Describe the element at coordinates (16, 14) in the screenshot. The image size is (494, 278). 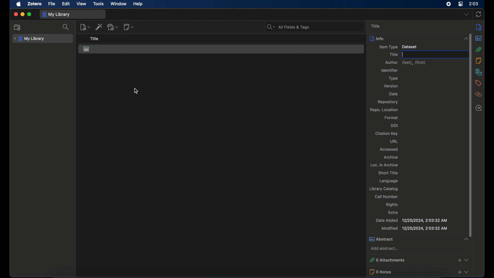
I see `close` at that location.